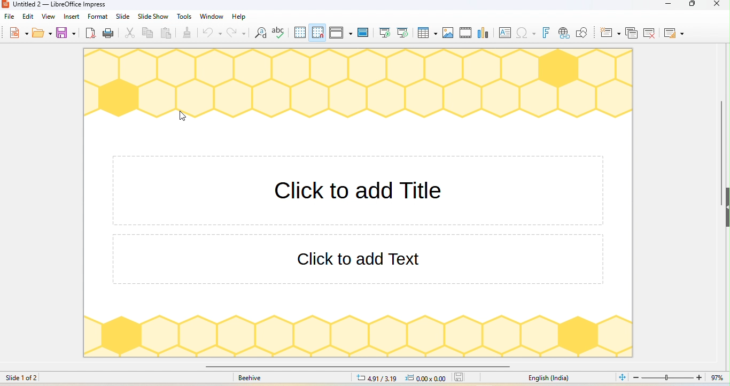  What do you see at coordinates (466, 33) in the screenshot?
I see `insert audio/video` at bounding box center [466, 33].